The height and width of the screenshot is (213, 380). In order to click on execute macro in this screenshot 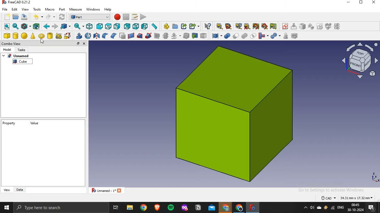, I will do `click(143, 17)`.